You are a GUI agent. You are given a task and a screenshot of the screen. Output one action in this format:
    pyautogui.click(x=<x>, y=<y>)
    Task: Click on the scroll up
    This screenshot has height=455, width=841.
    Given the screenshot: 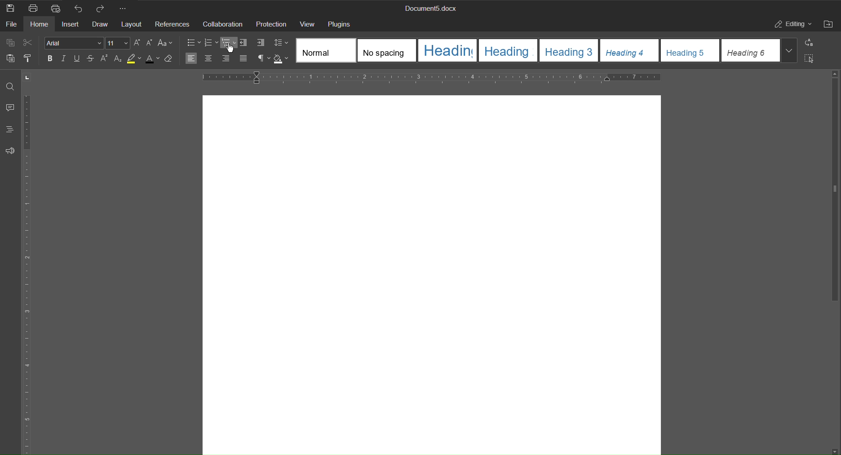 What is the action you would take?
    pyautogui.click(x=835, y=74)
    